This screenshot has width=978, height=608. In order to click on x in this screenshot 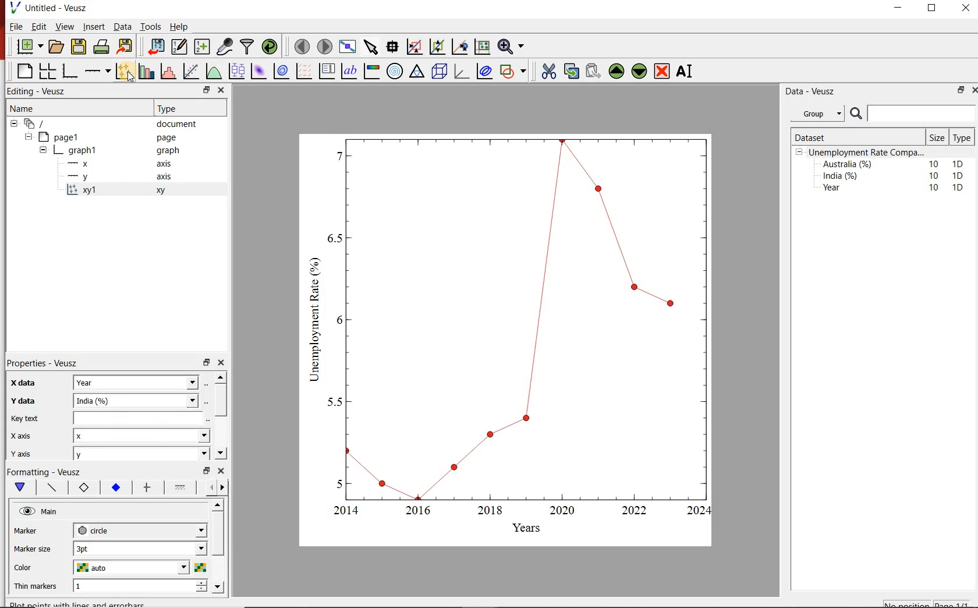, I will do `click(140, 436)`.